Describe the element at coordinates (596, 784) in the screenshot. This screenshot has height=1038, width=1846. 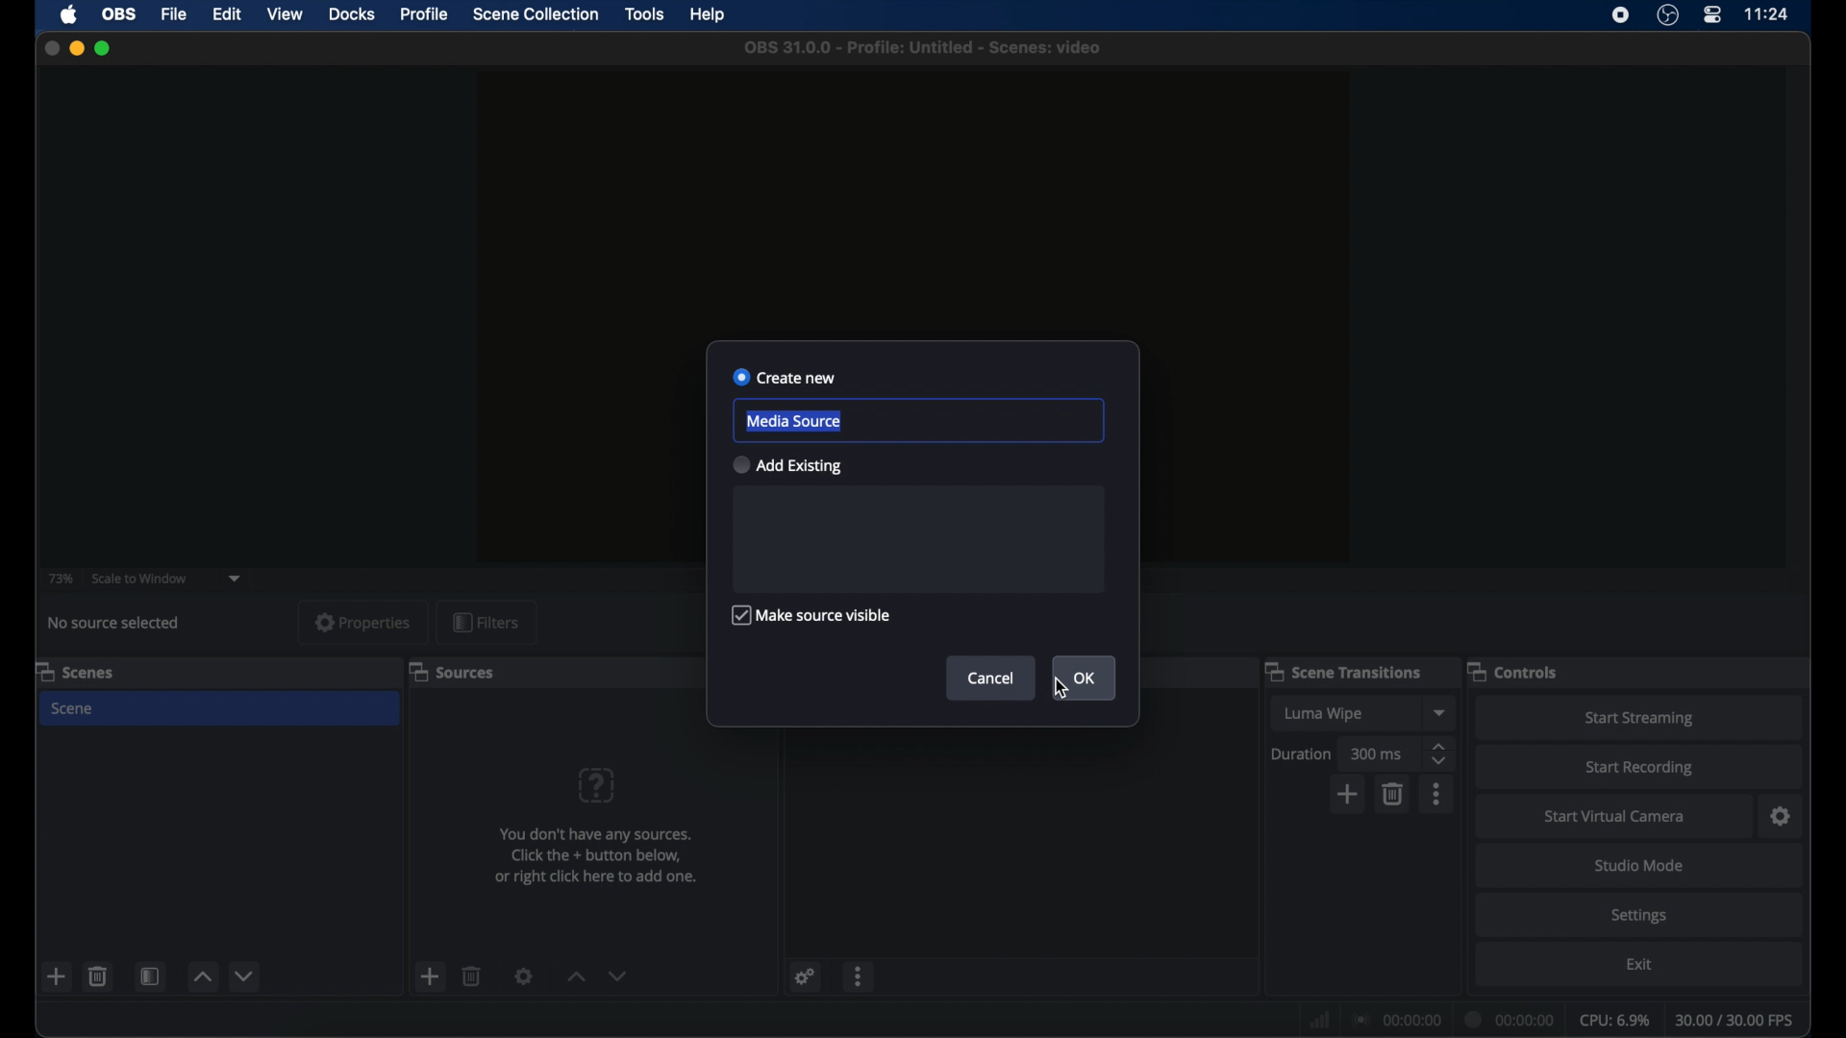
I see `help` at that location.